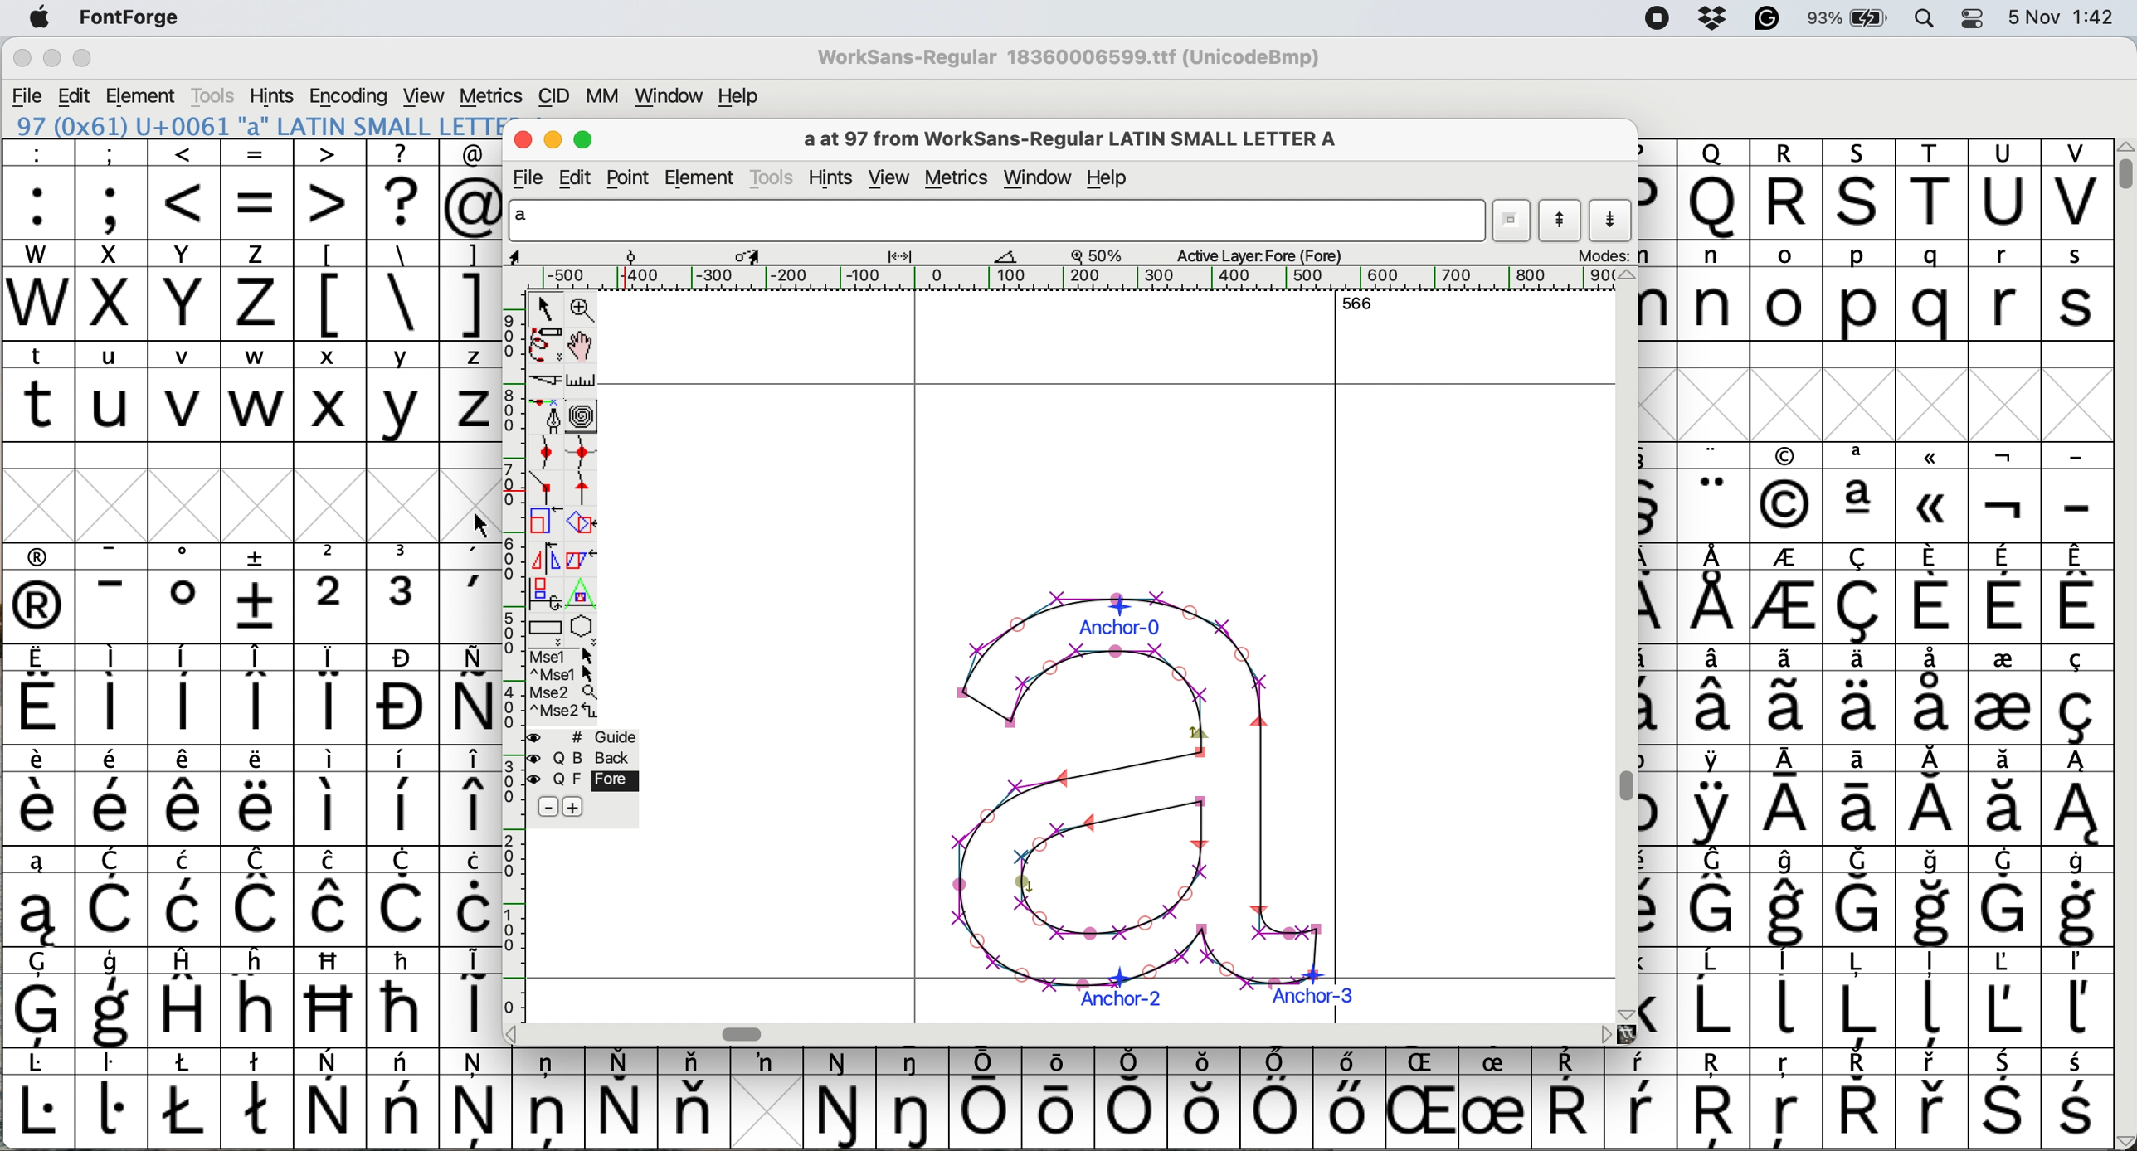 This screenshot has height=1151, width=2137. Describe the element at coordinates (331, 593) in the screenshot. I see `2` at that location.